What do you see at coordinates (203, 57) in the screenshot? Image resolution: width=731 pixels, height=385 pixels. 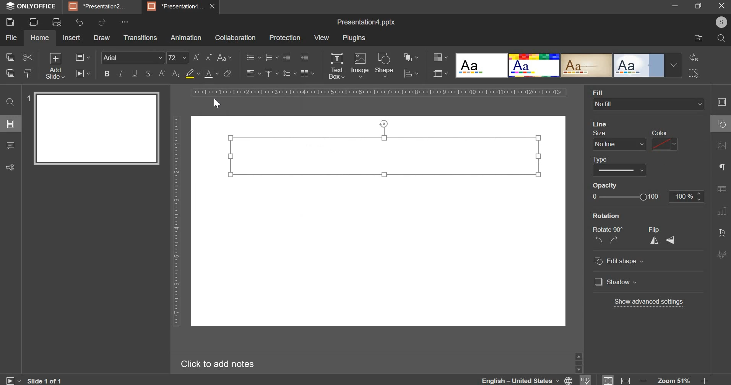 I see `change font size` at bounding box center [203, 57].